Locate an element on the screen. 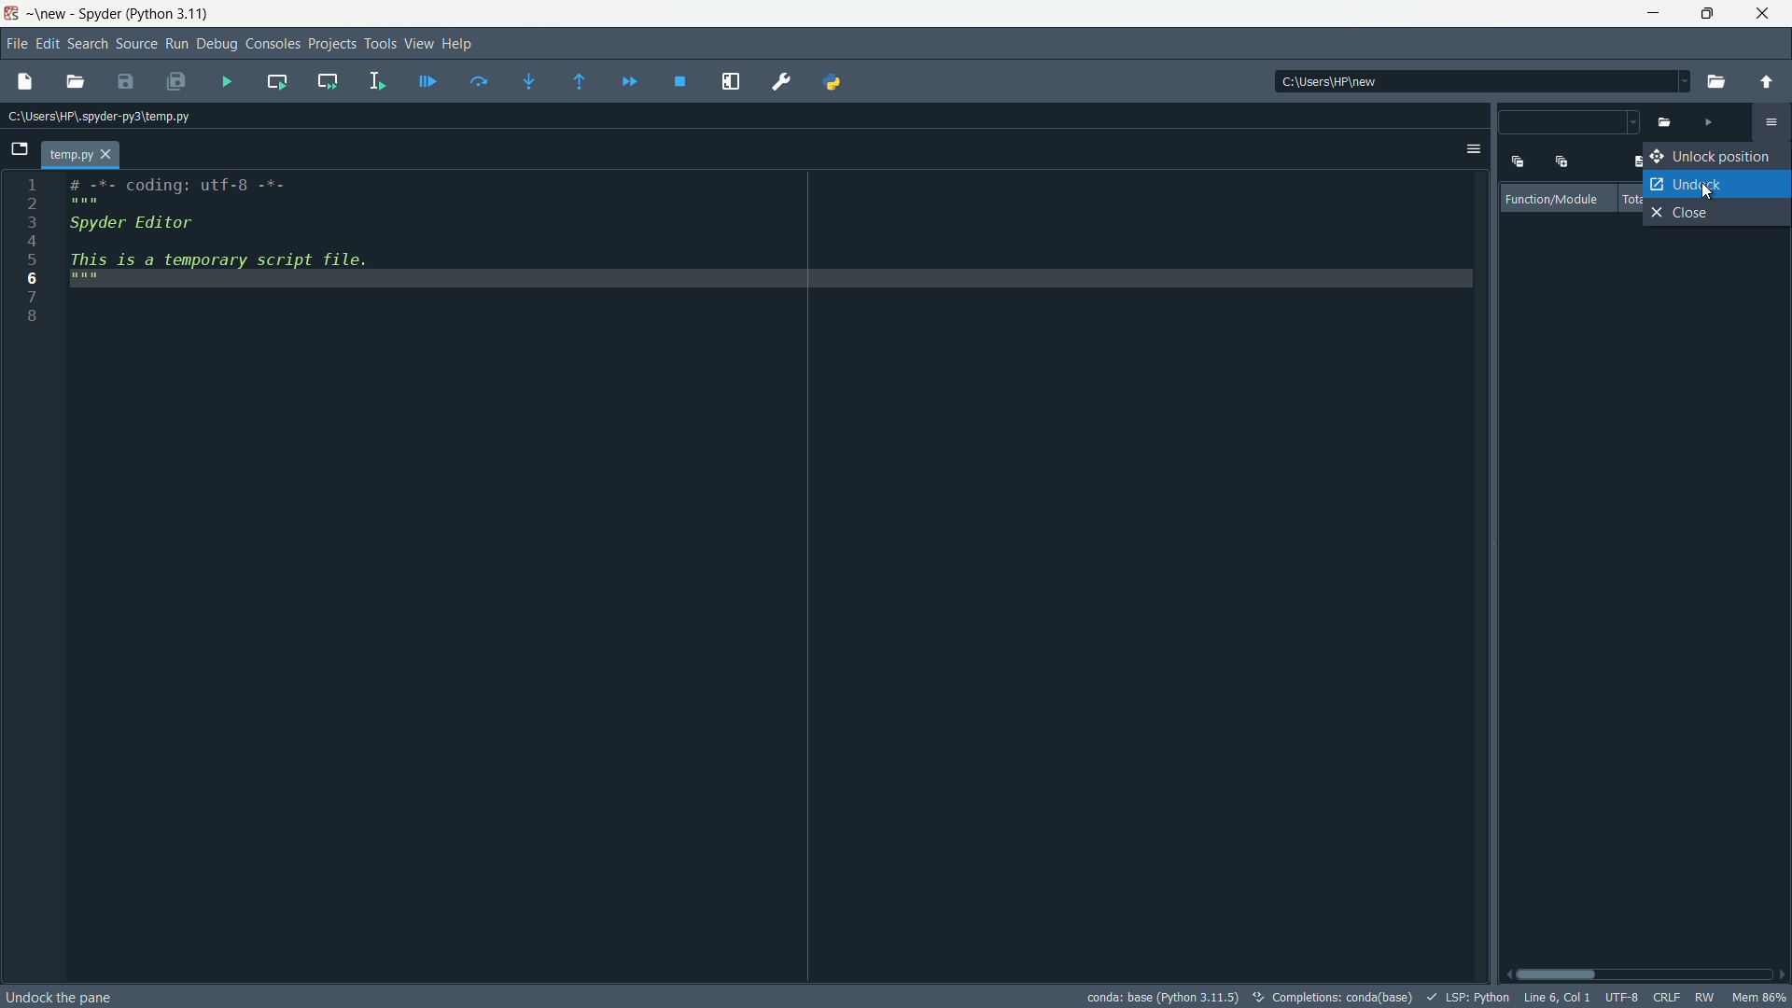  3 is located at coordinates (31, 219).